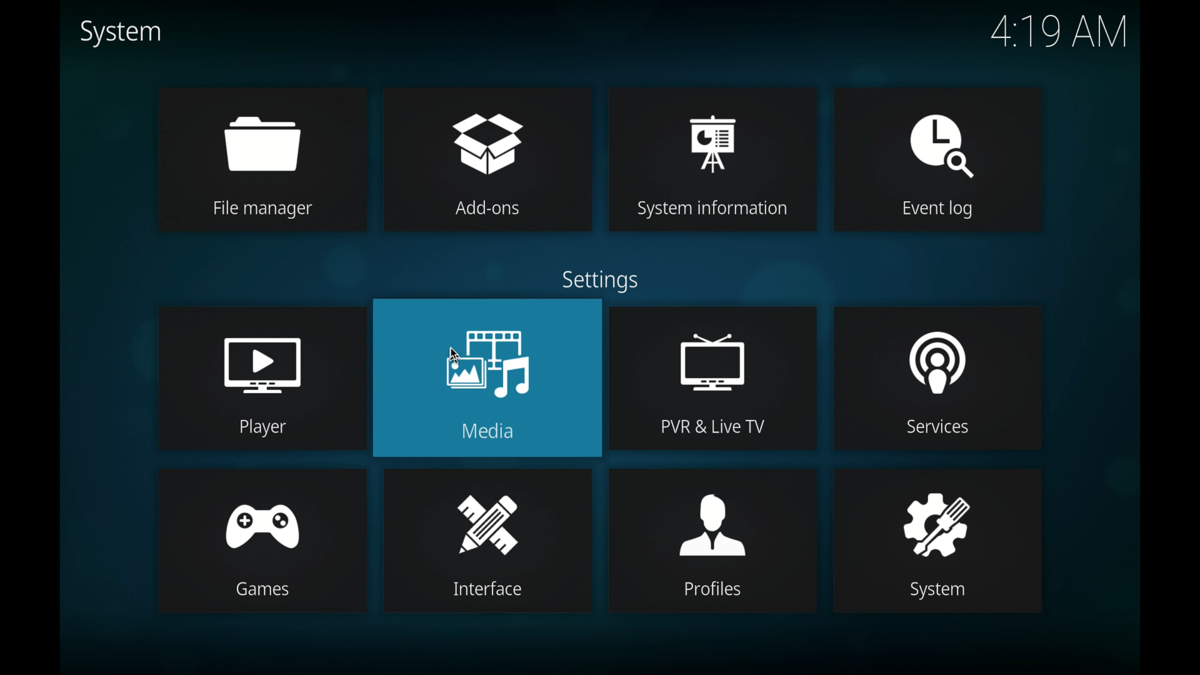 The height and width of the screenshot is (675, 1200). Describe the element at coordinates (714, 379) in the screenshot. I see `pvr and live tv` at that location.